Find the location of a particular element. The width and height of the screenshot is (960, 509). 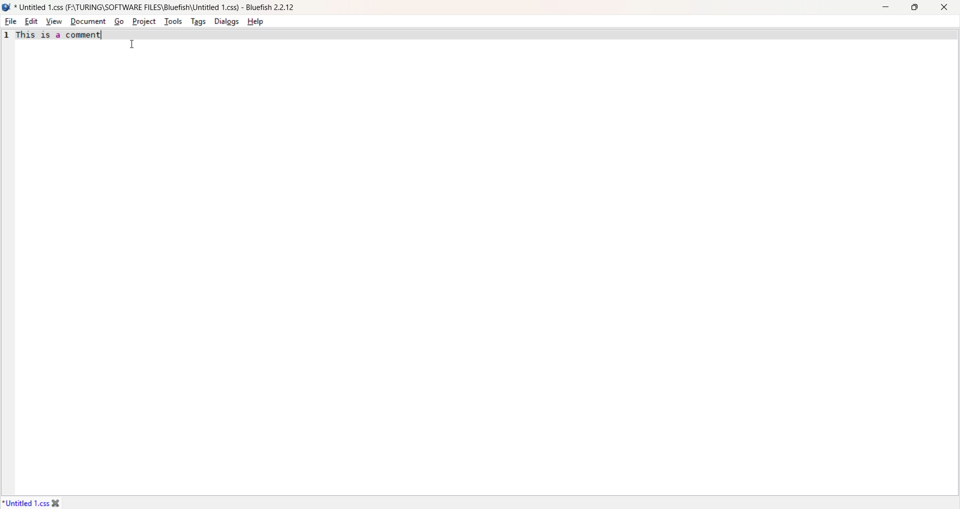

File is located at coordinates (11, 22).